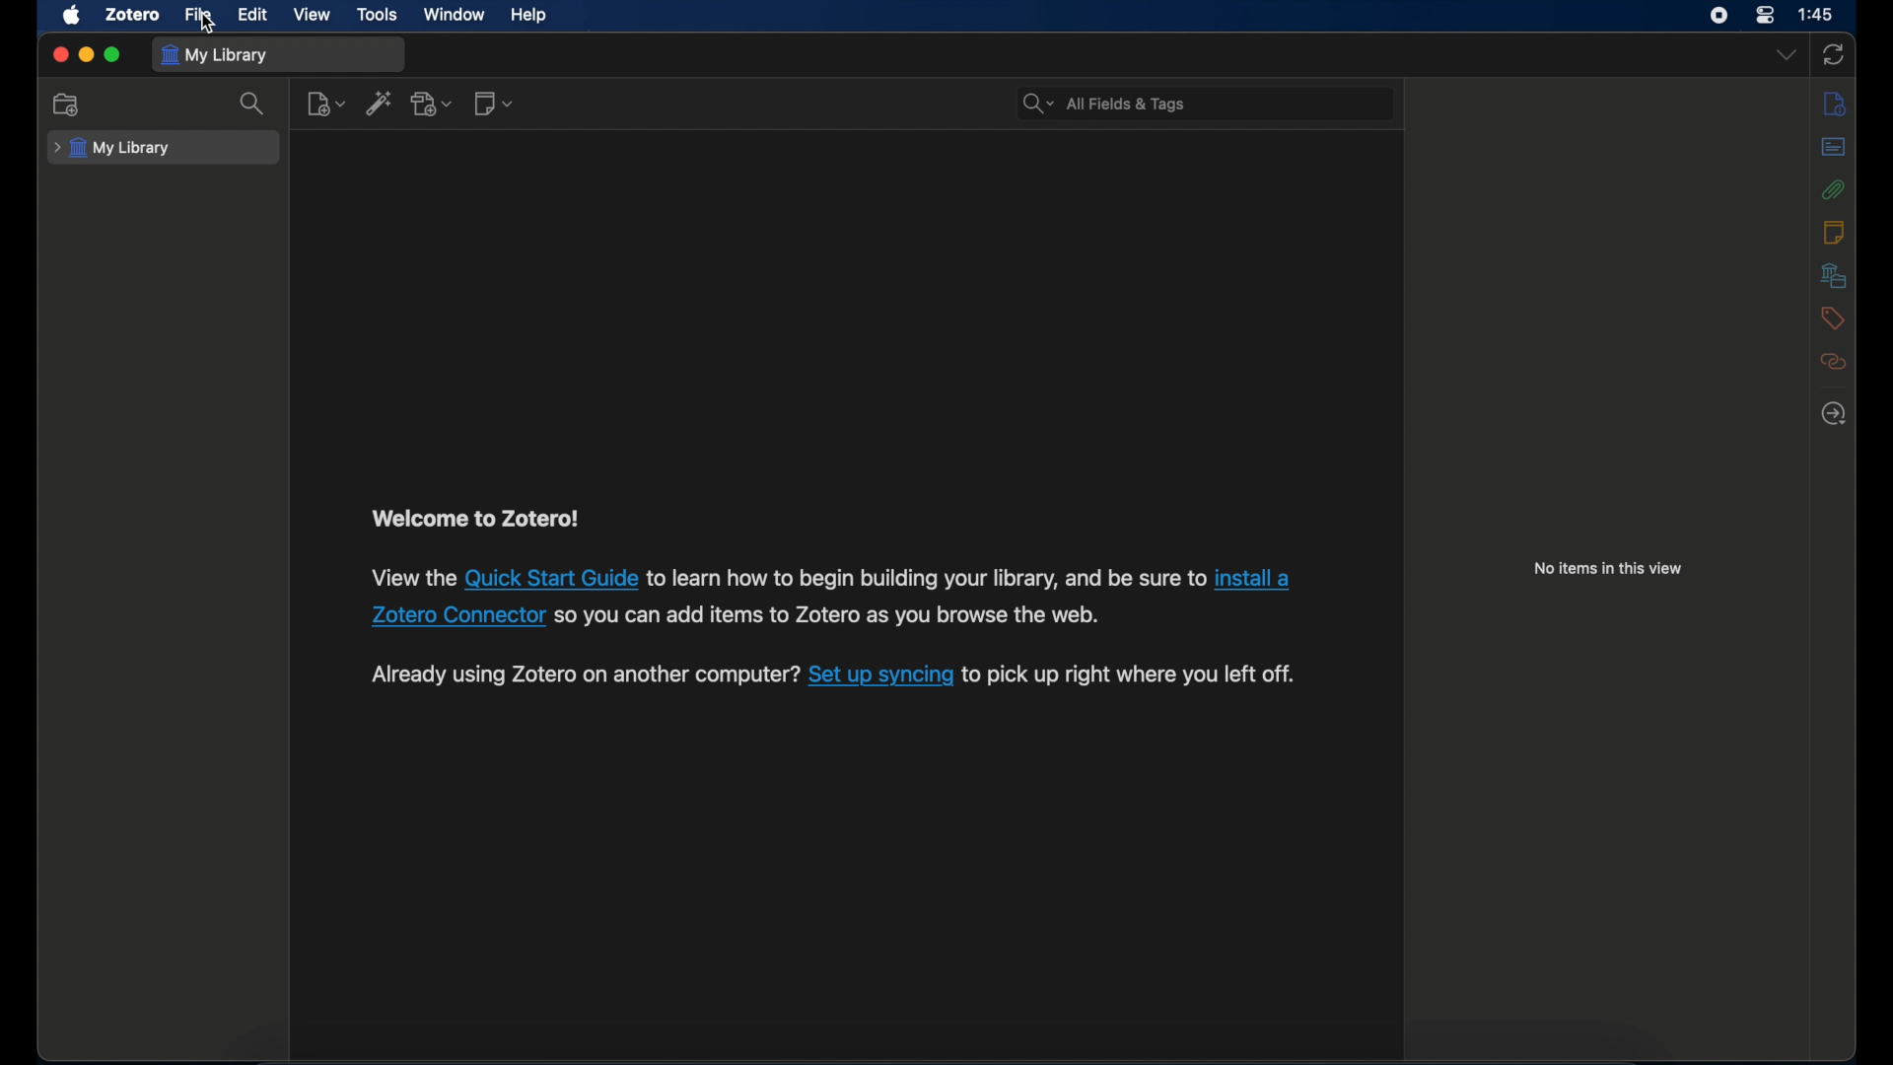 The height and width of the screenshot is (1065, 1893). I want to click on to learn how to begin building your library, and be sure to, so click(927, 577).